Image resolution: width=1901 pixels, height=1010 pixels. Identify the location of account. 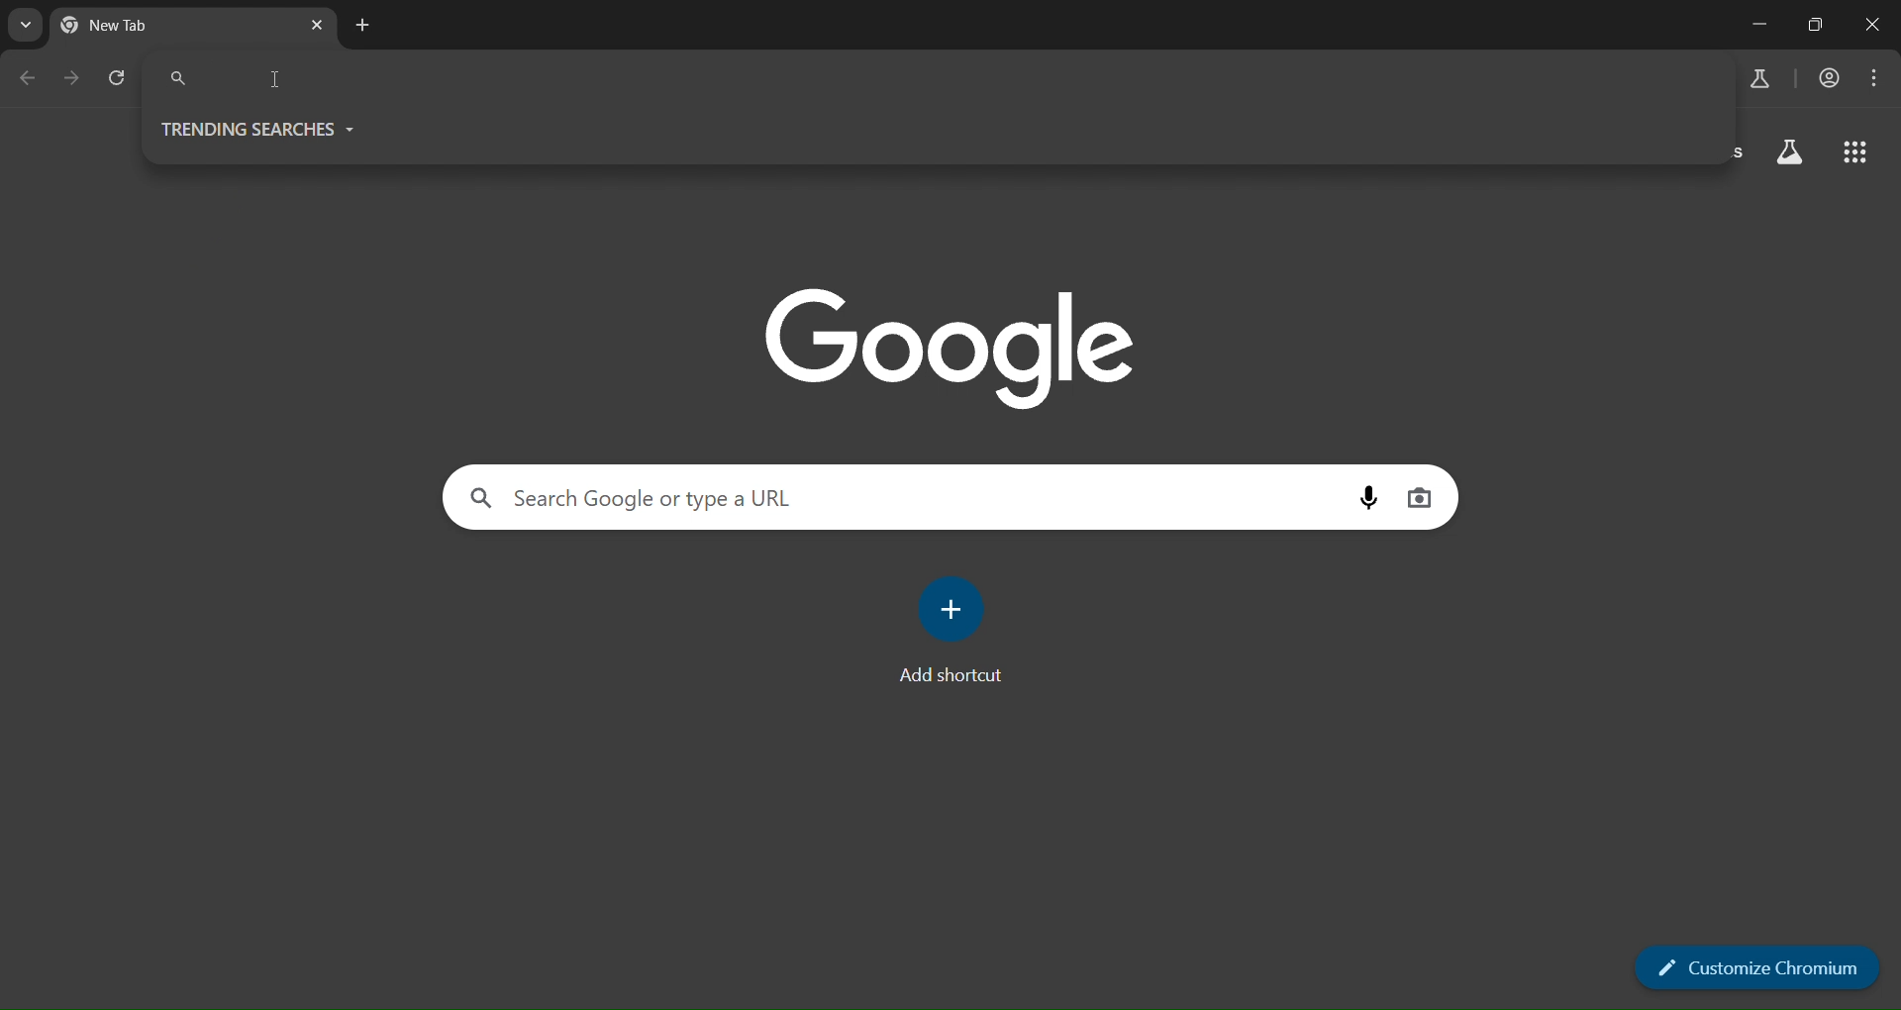
(1832, 78).